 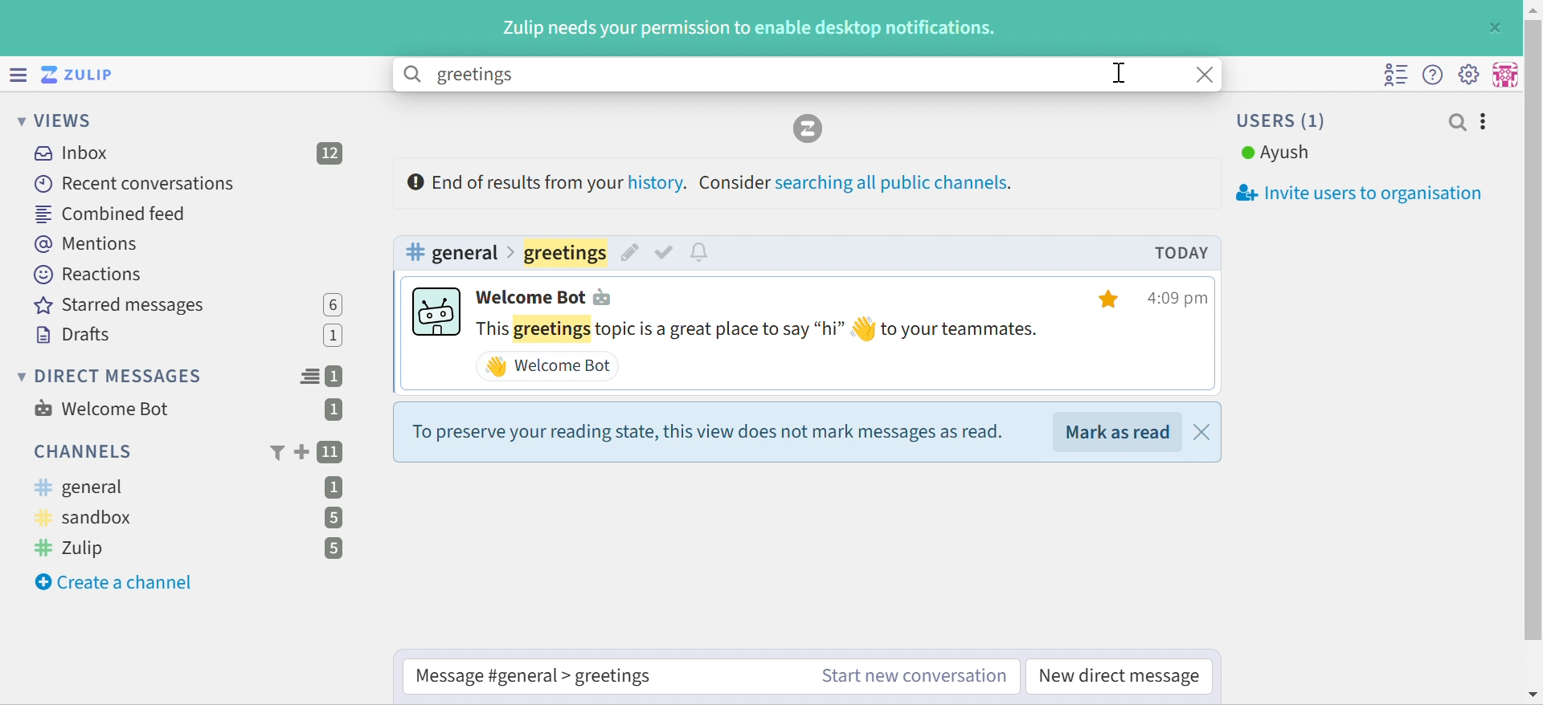 I want to click on greetings, so click(x=473, y=76).